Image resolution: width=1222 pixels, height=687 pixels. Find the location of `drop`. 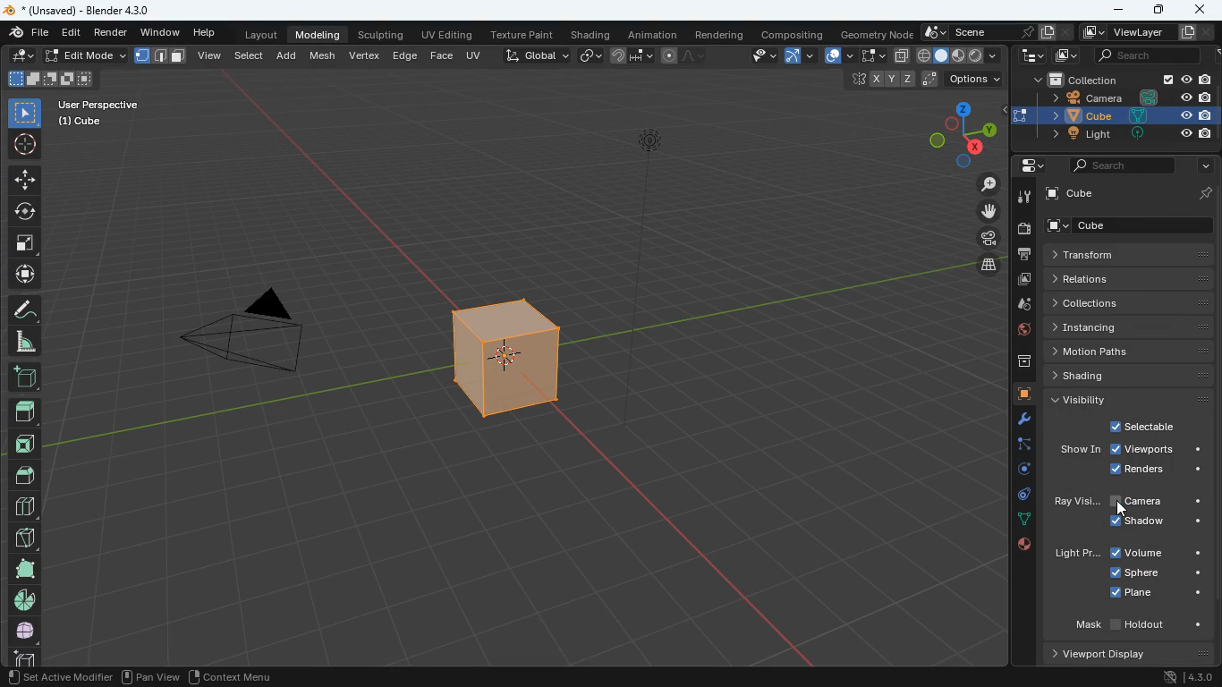

drop is located at coordinates (1021, 304).